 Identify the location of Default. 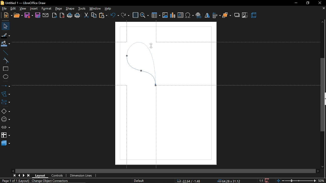
(139, 181).